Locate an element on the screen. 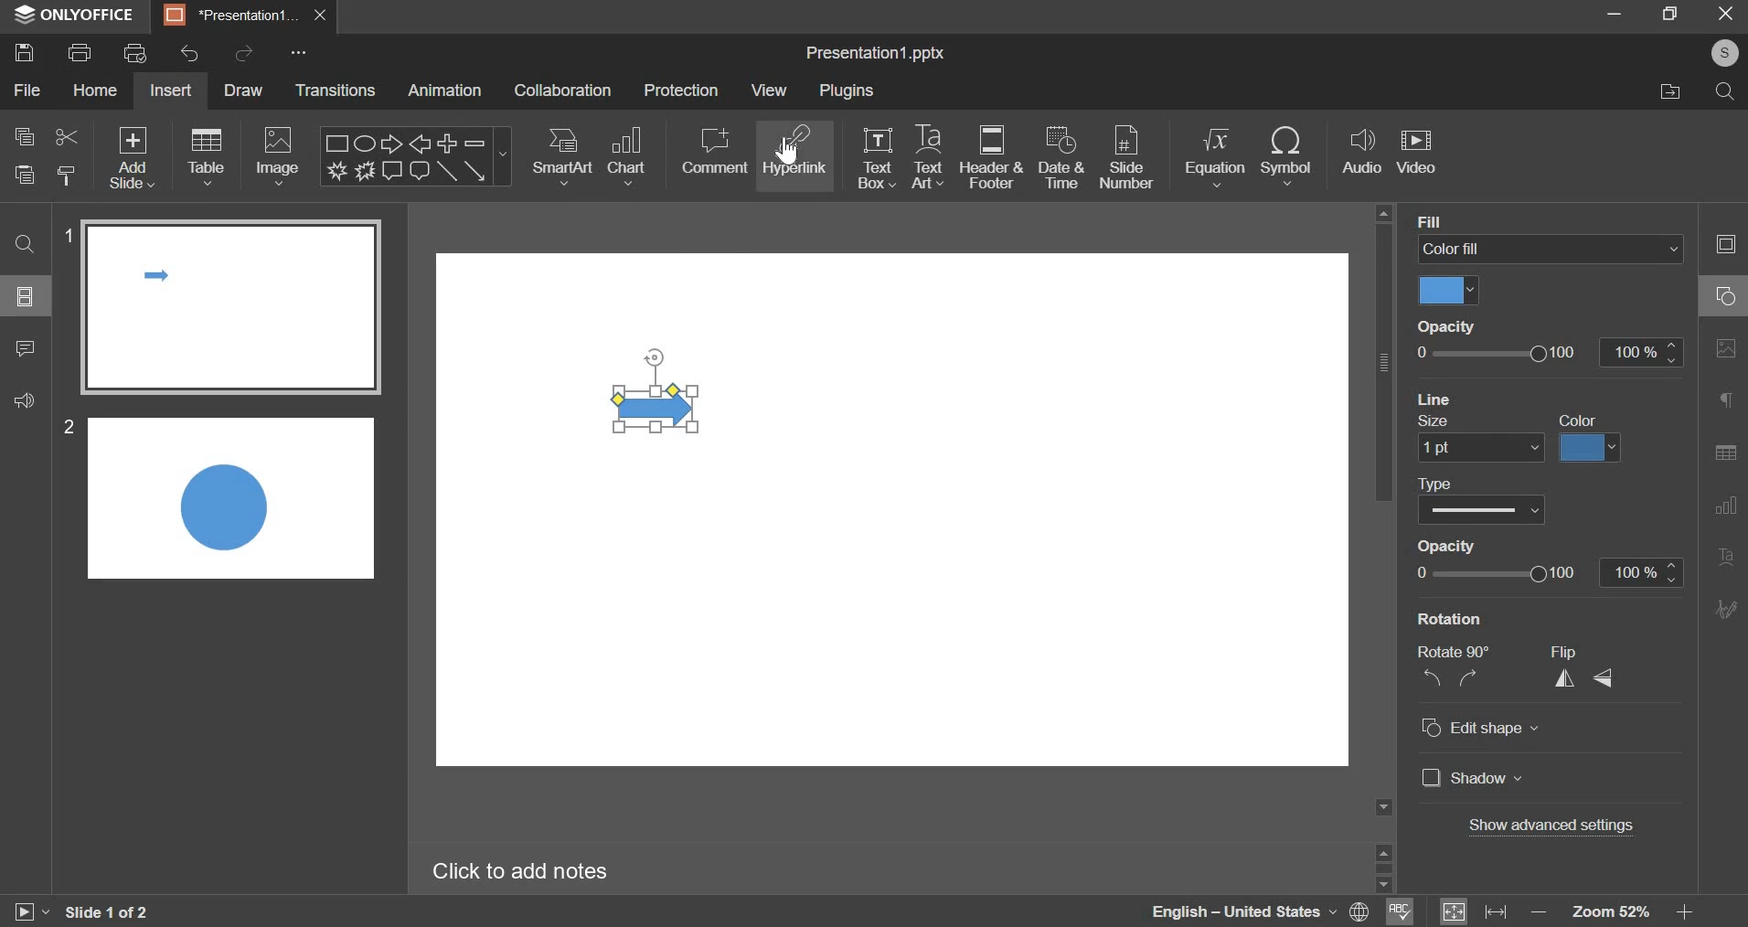 Image resolution: width=1748 pixels, height=927 pixels. edit shape is located at coordinates (1487, 728).